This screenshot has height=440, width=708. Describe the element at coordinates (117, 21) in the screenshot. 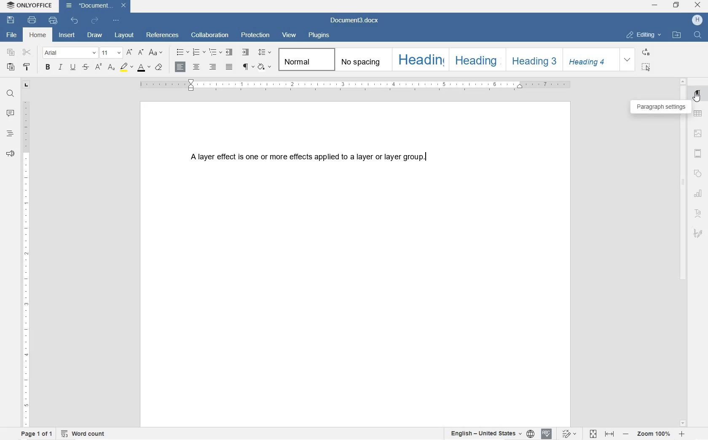

I see `CUSTOMIZE QUICK ACCESS TOOLBAR` at that location.